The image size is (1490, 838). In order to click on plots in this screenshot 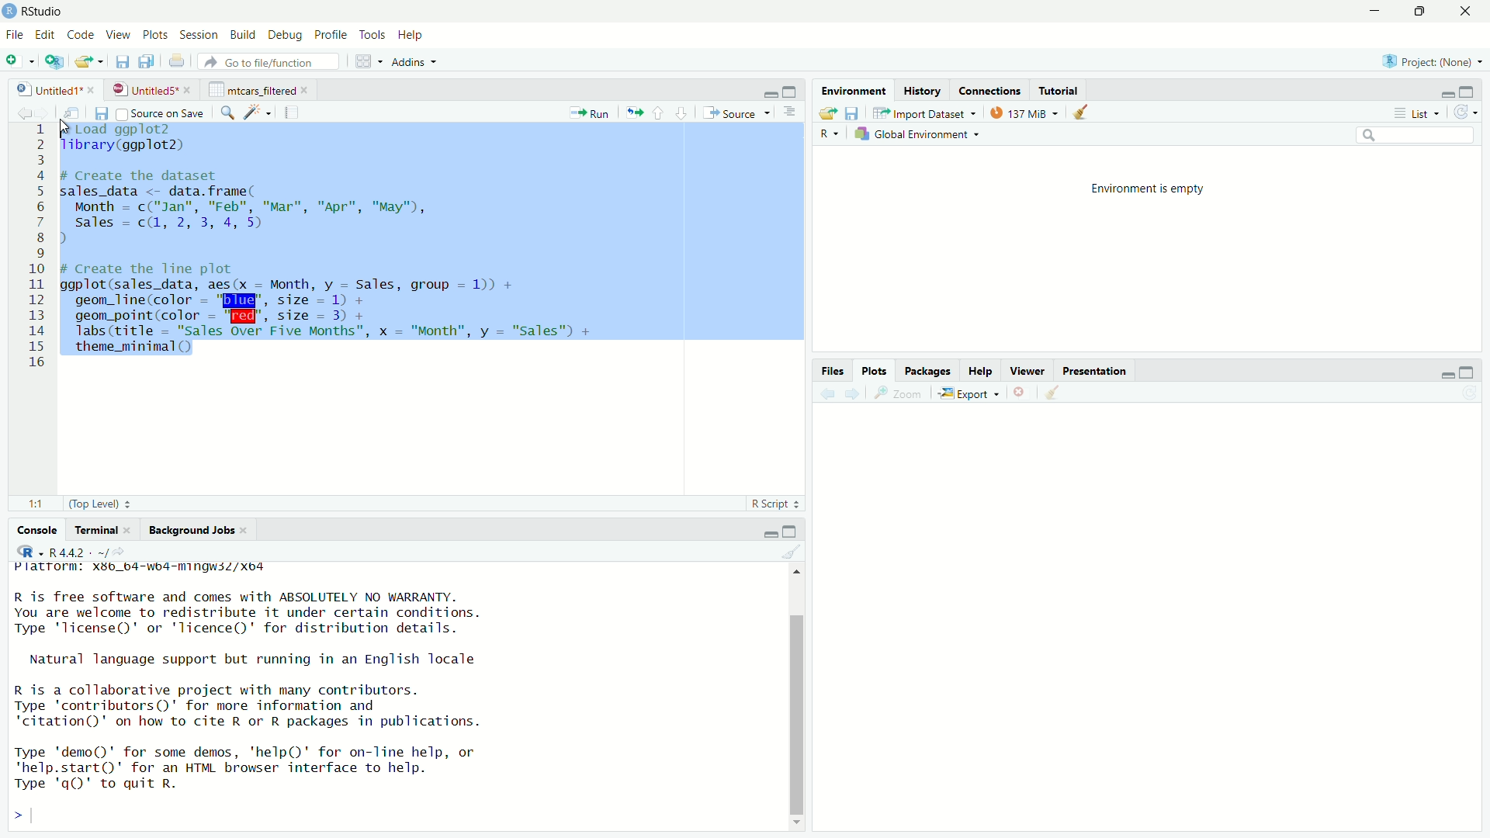, I will do `click(158, 36)`.